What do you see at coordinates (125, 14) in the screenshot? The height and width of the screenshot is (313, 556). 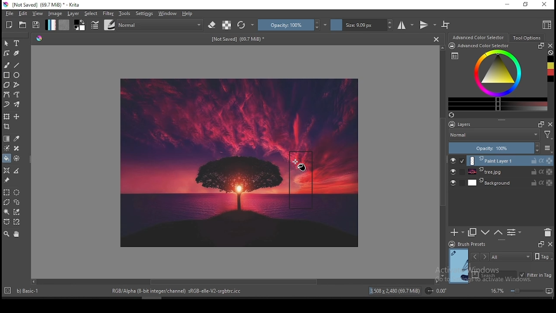 I see `tools` at bounding box center [125, 14].